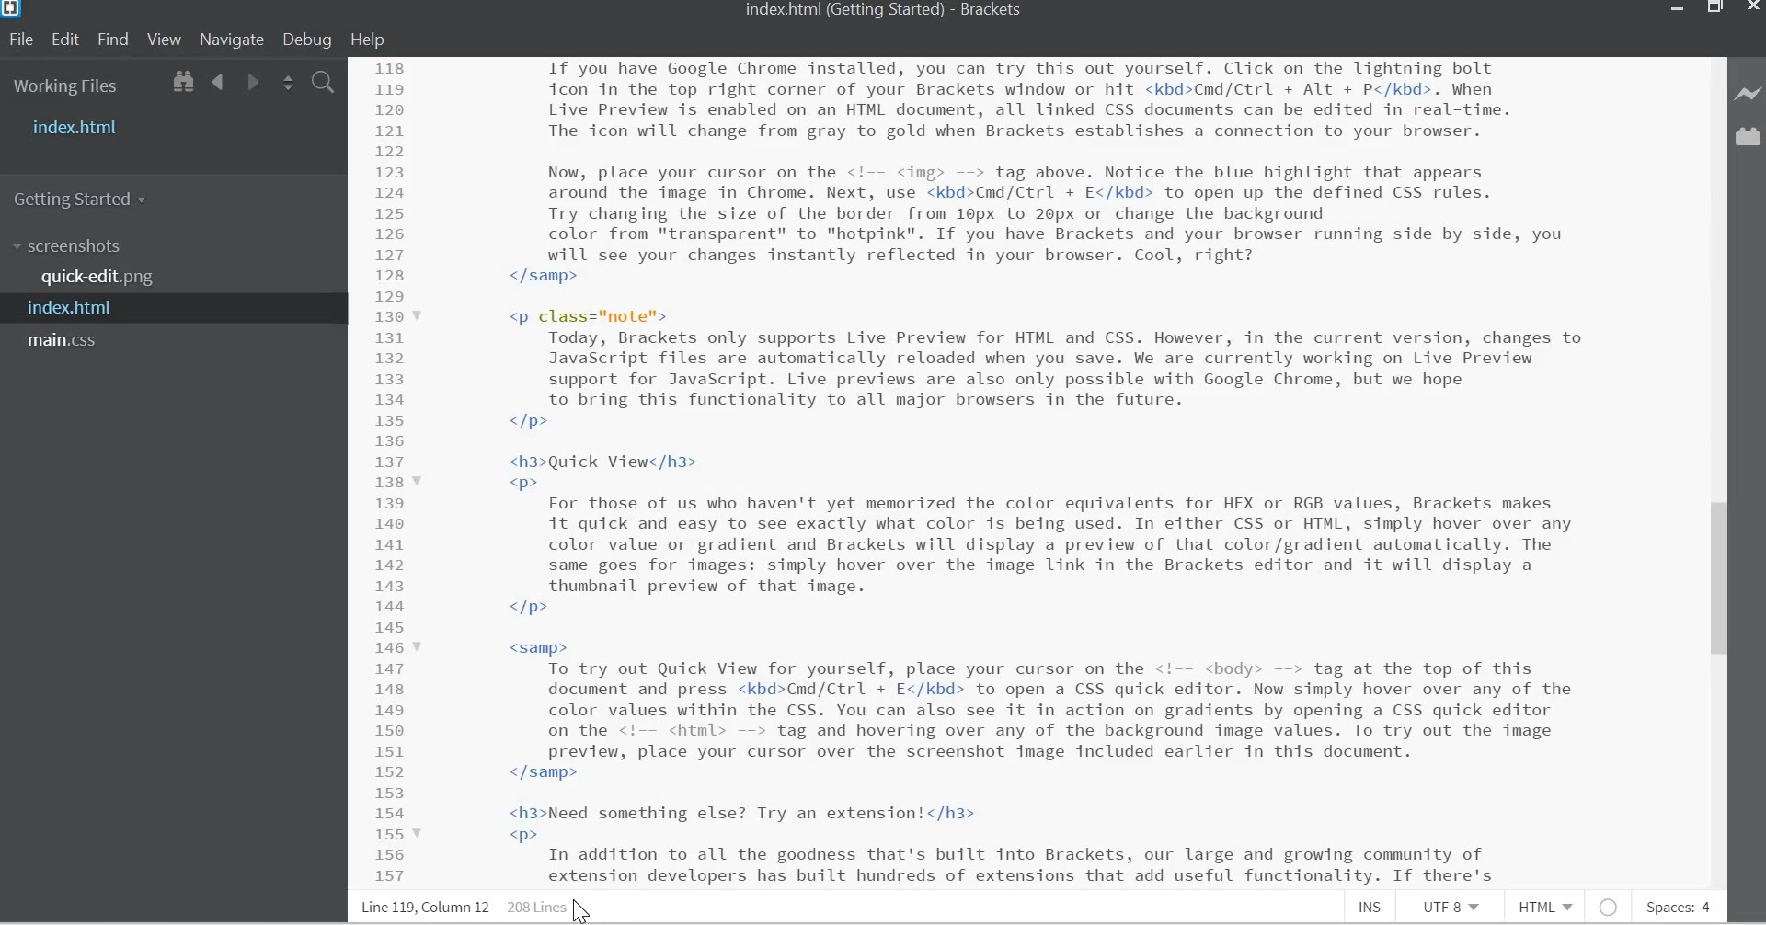 Image resolution: width=1766 pixels, height=925 pixels. I want to click on Index.html file name, so click(166, 128).